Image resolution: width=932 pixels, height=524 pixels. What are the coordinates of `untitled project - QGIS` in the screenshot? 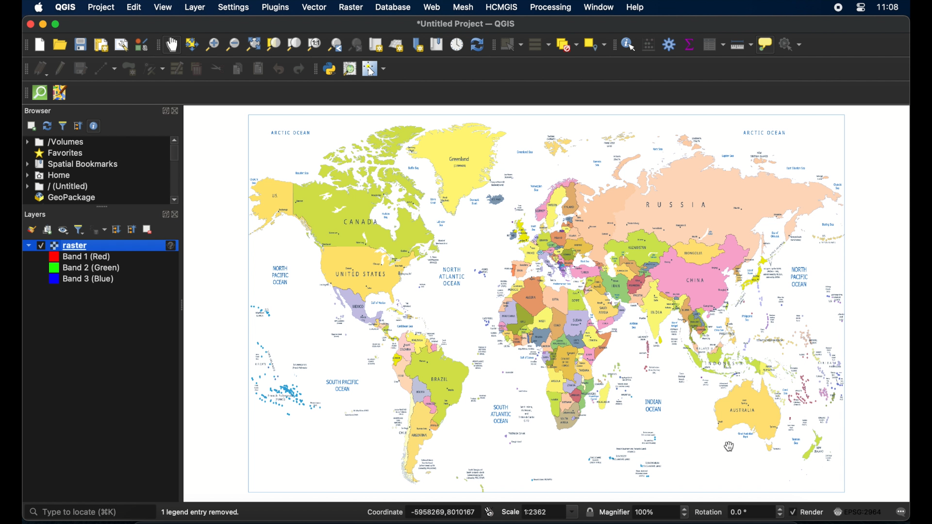 It's located at (468, 23).